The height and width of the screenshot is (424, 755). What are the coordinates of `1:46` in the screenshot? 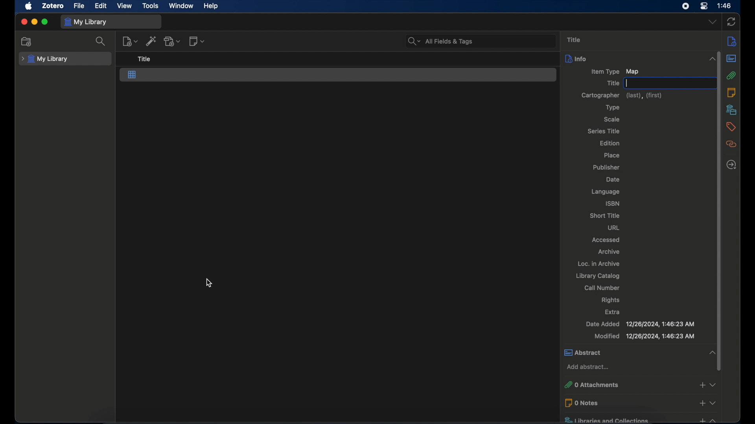 It's located at (725, 6).